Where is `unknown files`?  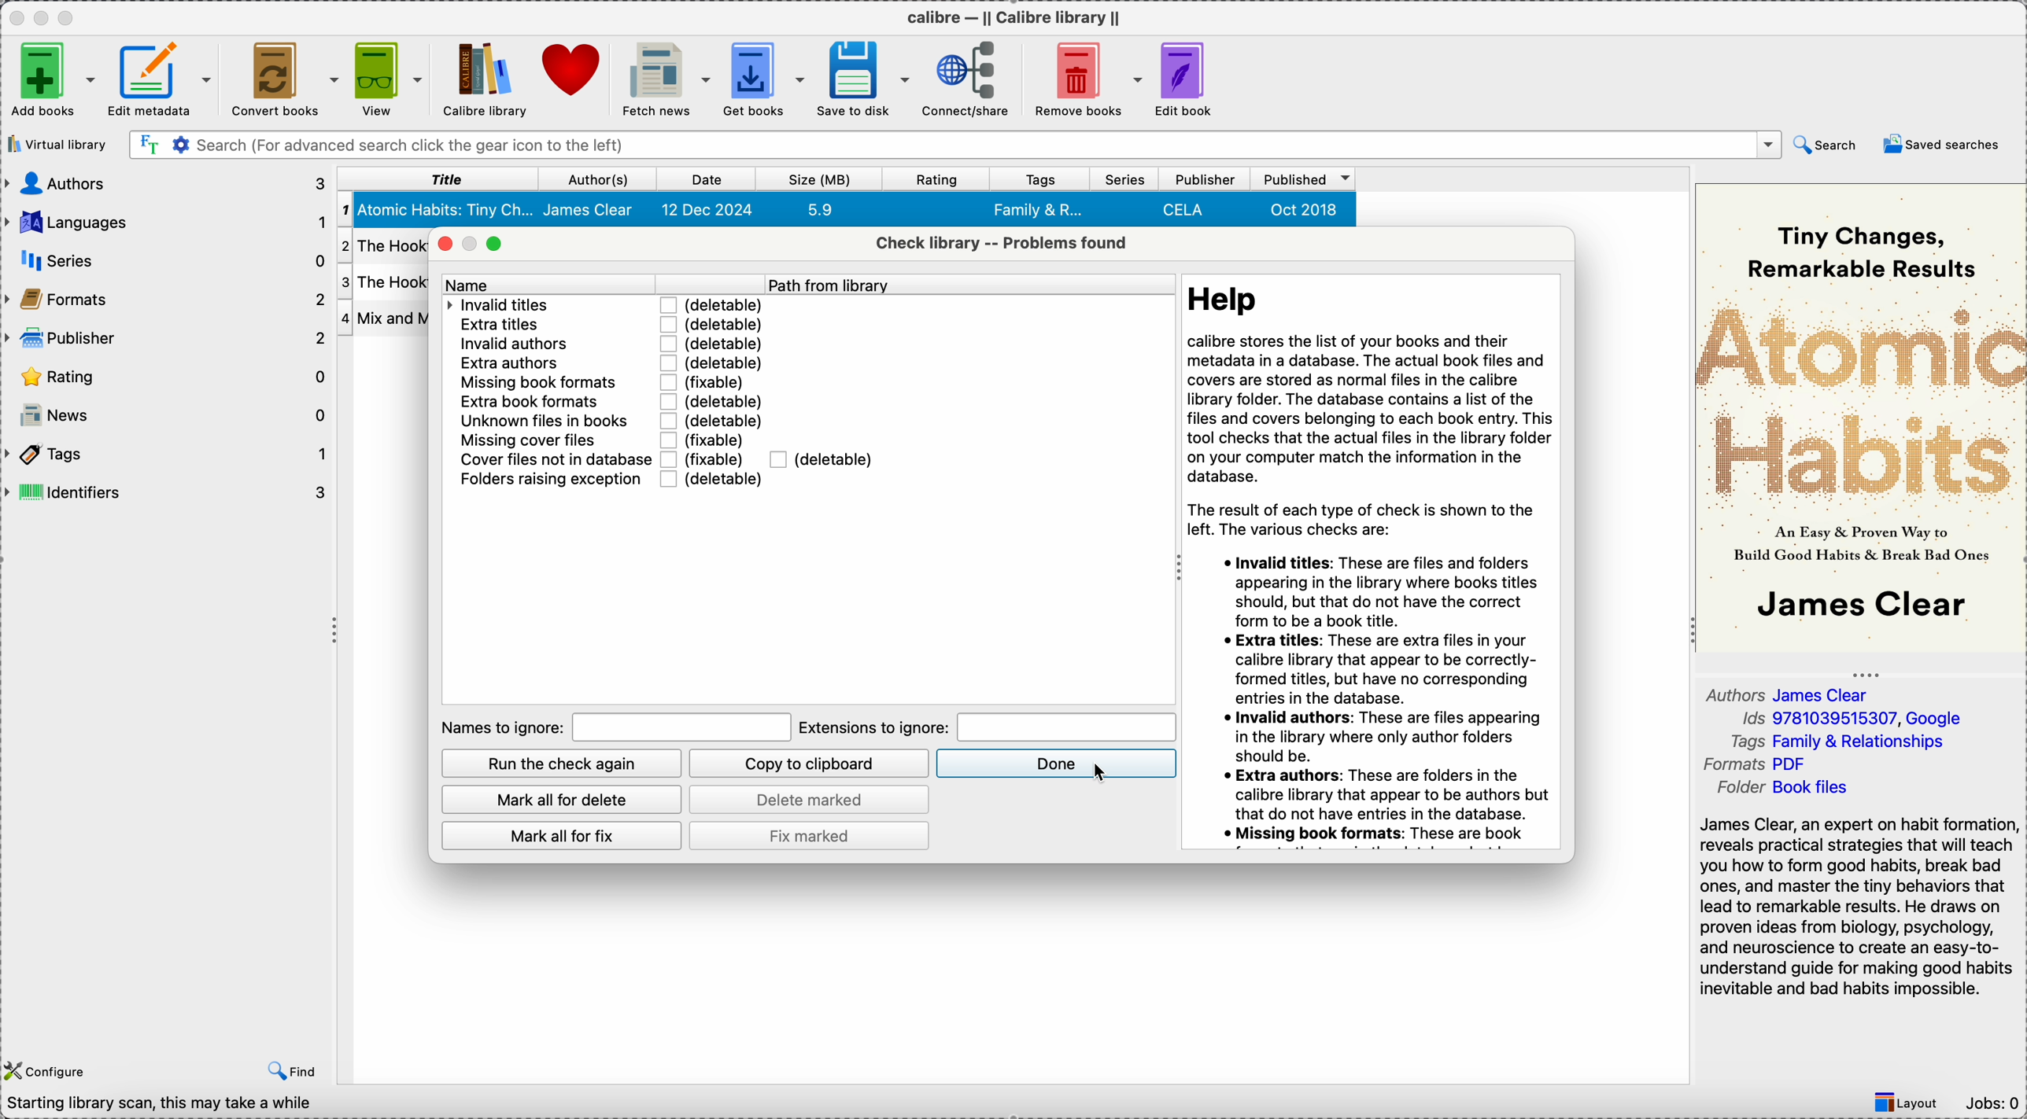
unknown files is located at coordinates (544, 422).